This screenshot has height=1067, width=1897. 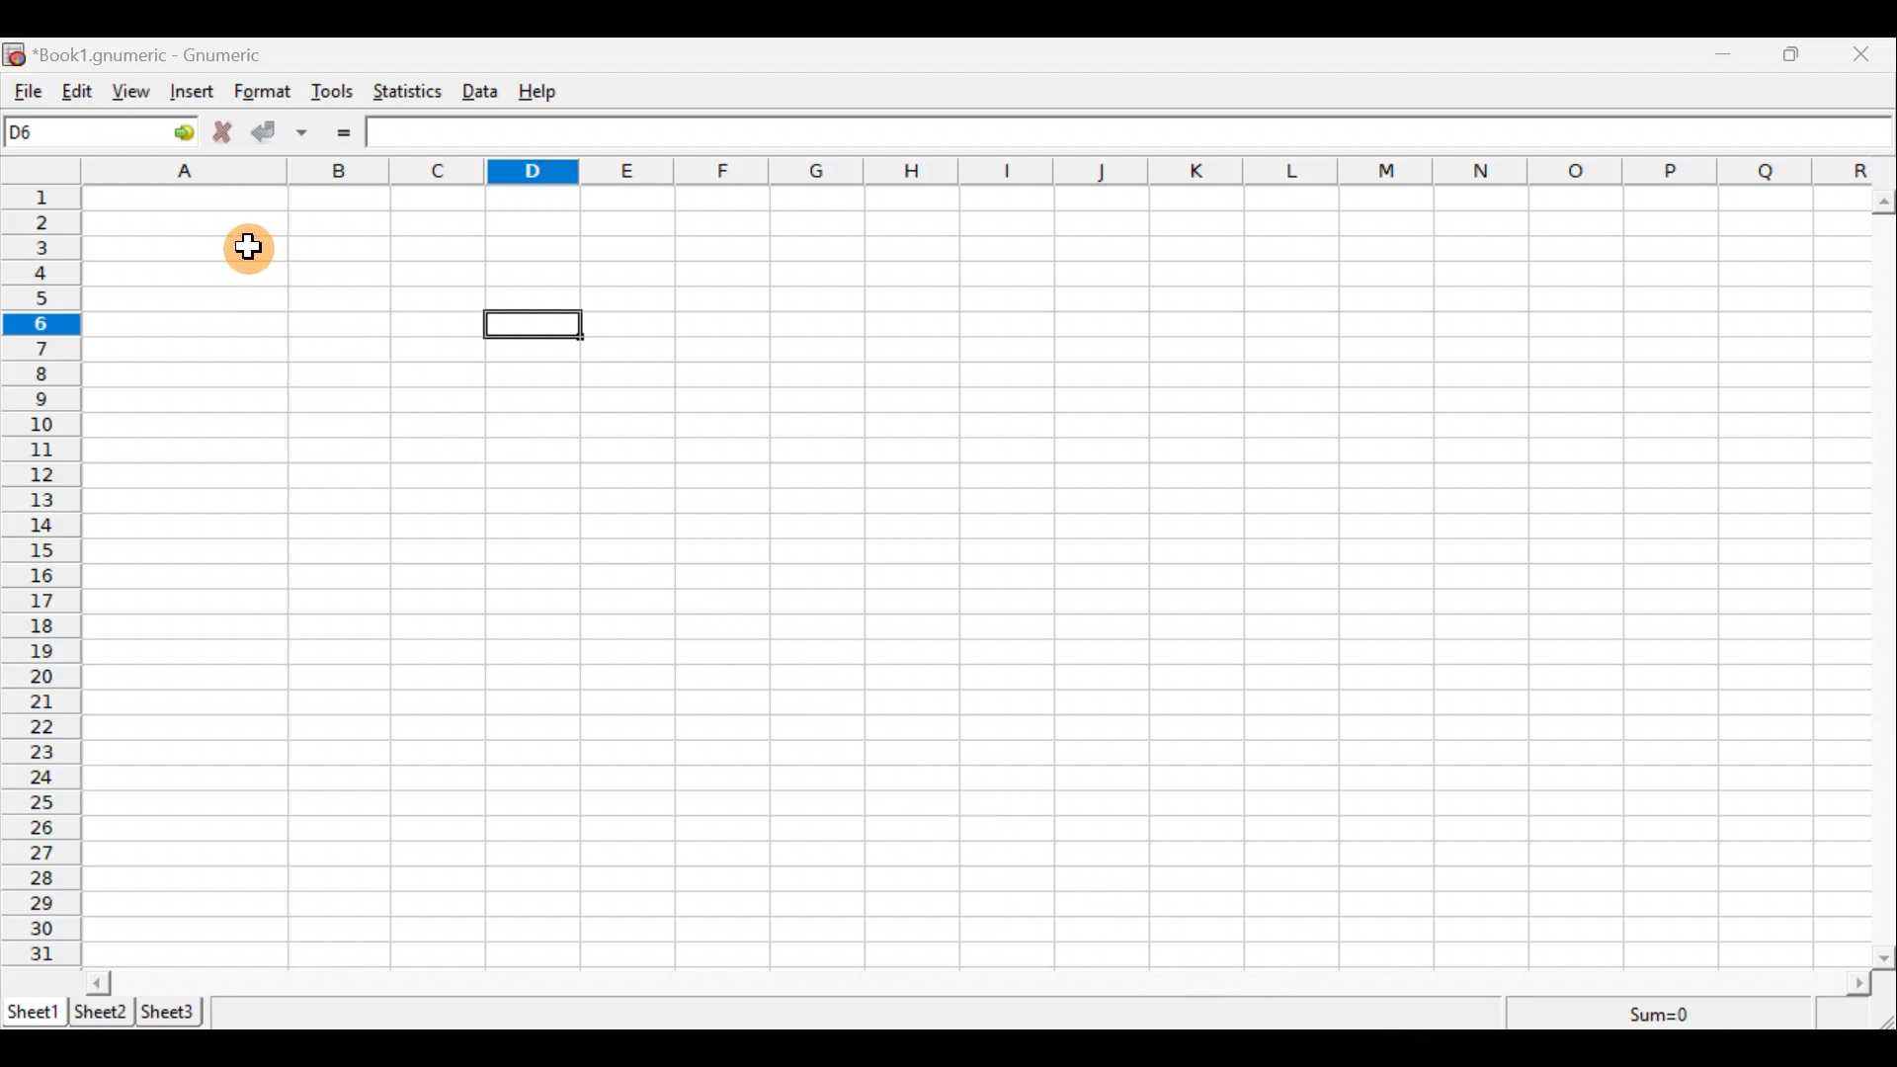 What do you see at coordinates (1858, 984) in the screenshot?
I see `scroll right` at bounding box center [1858, 984].